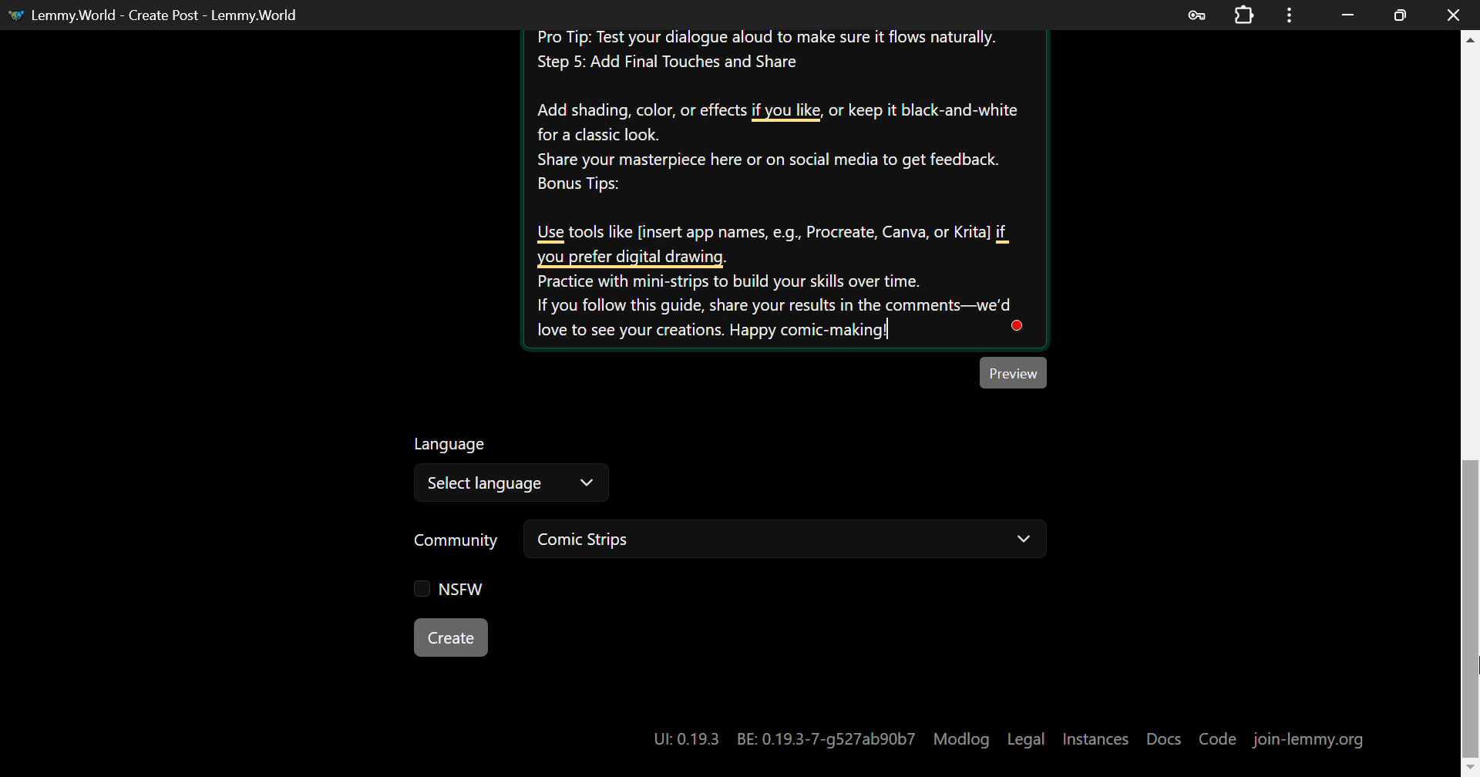  What do you see at coordinates (560, 466) in the screenshot?
I see `Select Language` at bounding box center [560, 466].